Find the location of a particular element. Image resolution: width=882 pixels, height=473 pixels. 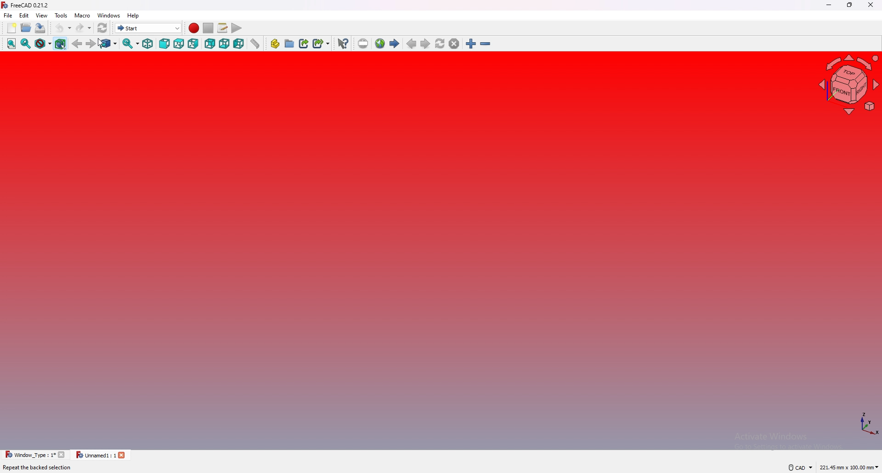

next page is located at coordinates (425, 44).